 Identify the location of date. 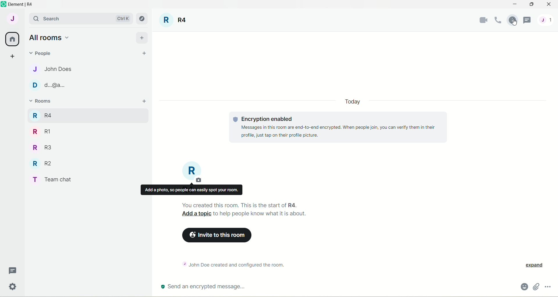
(352, 102).